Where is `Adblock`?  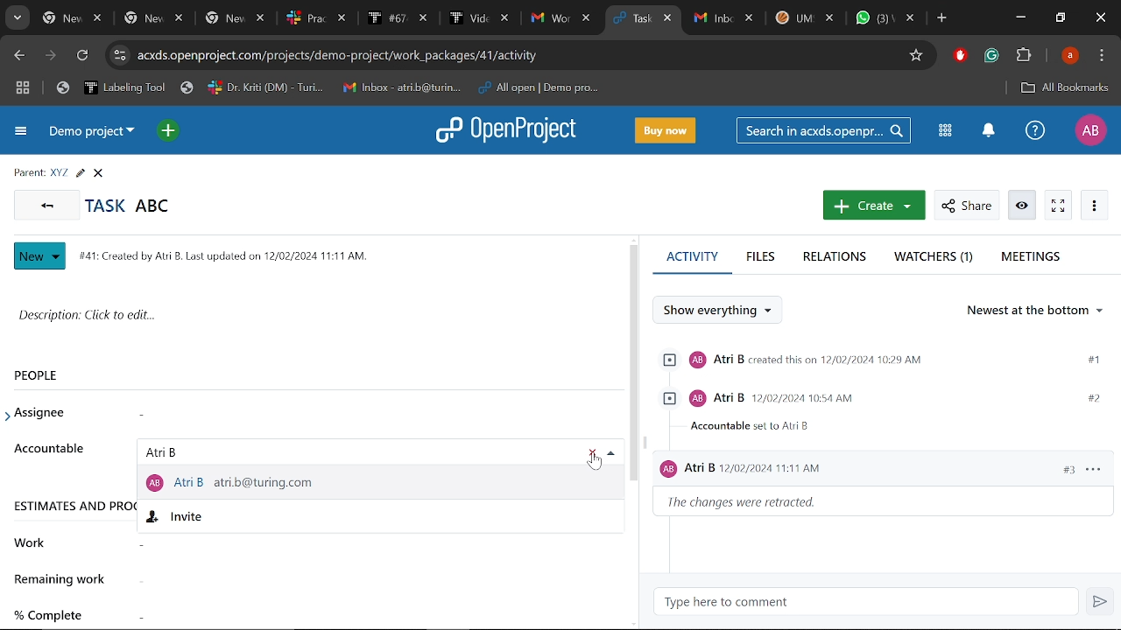
Adblock is located at coordinates (959, 57).